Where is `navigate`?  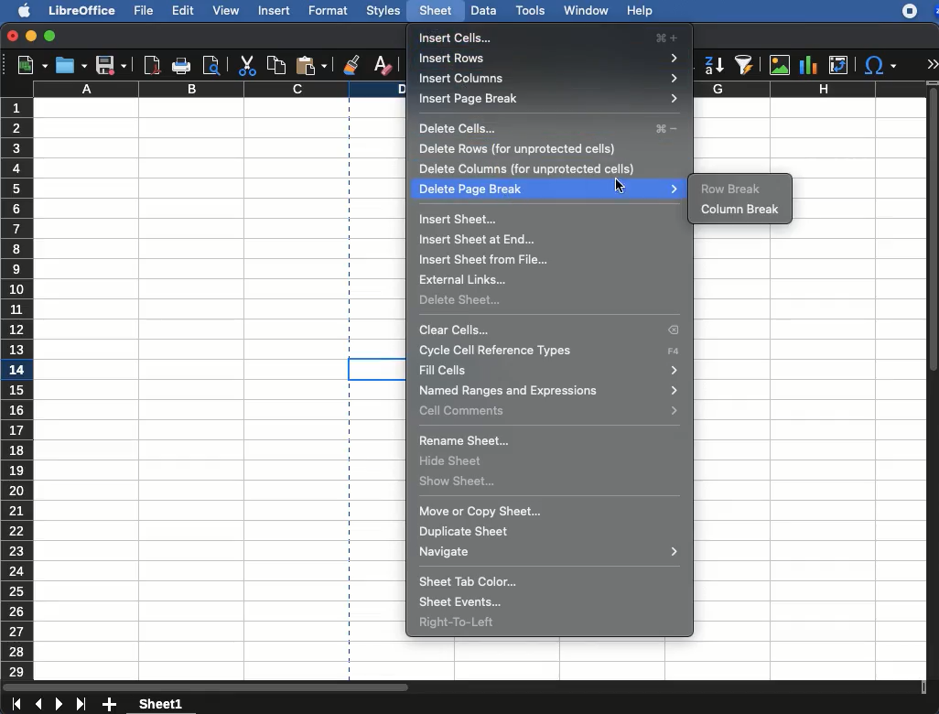 navigate is located at coordinates (547, 552).